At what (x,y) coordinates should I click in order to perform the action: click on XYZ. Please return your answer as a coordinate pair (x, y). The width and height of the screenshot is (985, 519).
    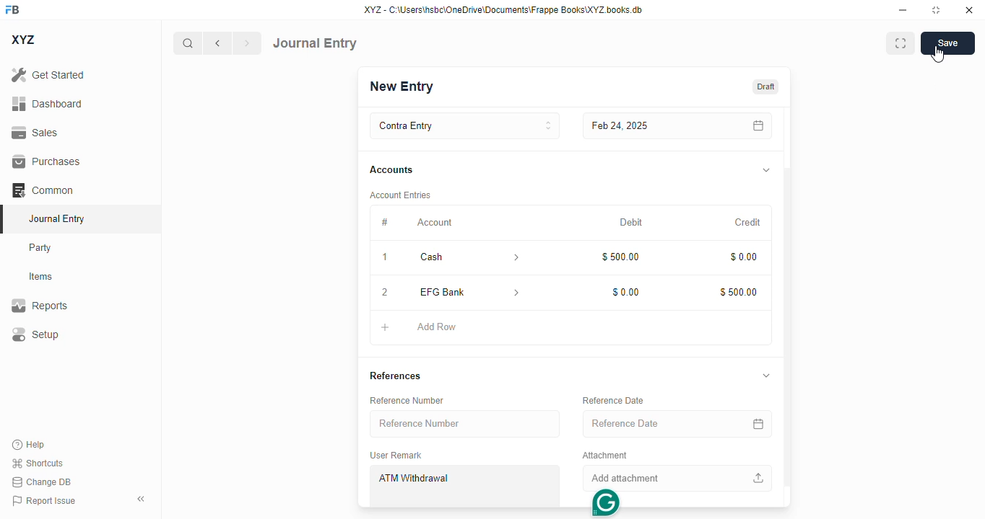
    Looking at the image, I should click on (22, 40).